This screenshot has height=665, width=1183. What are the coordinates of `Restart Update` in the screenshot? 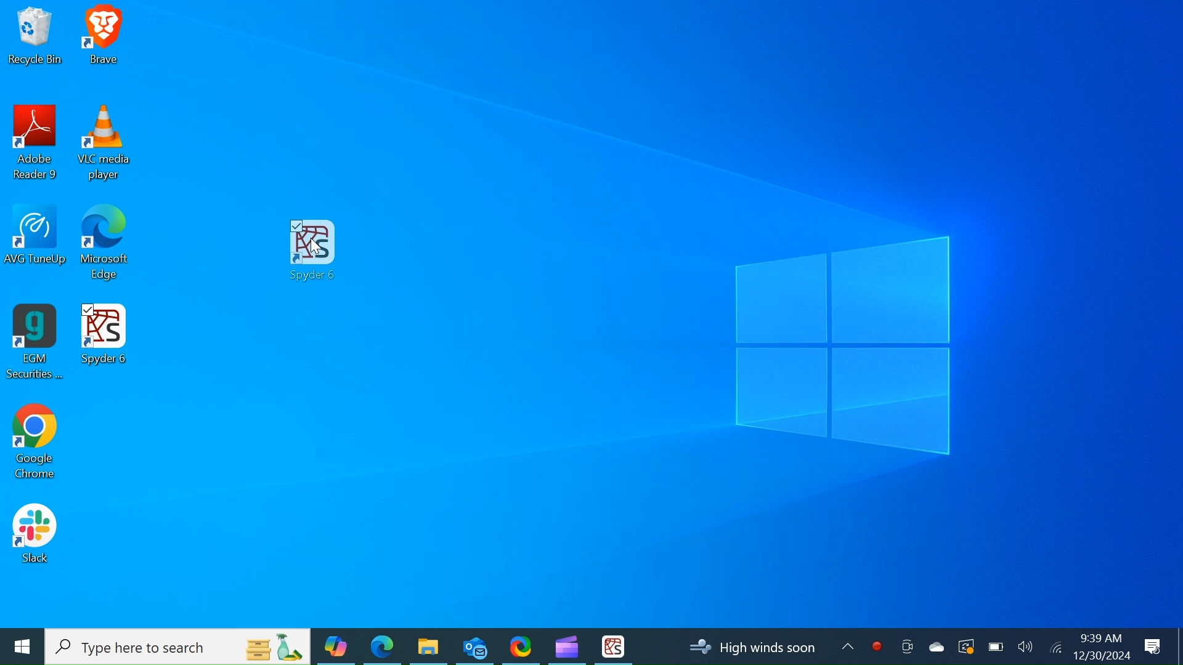 It's located at (964, 646).